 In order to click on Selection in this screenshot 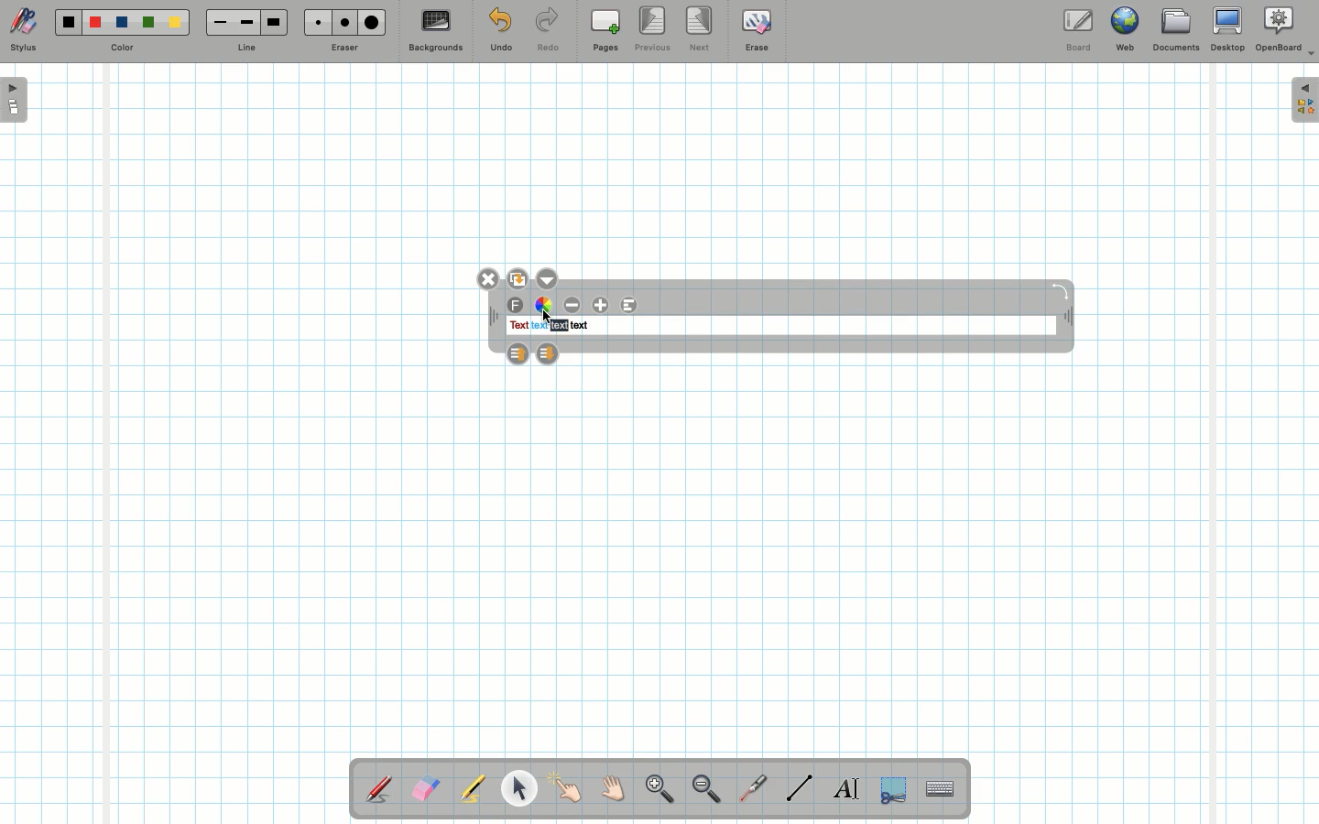, I will do `click(891, 787)`.